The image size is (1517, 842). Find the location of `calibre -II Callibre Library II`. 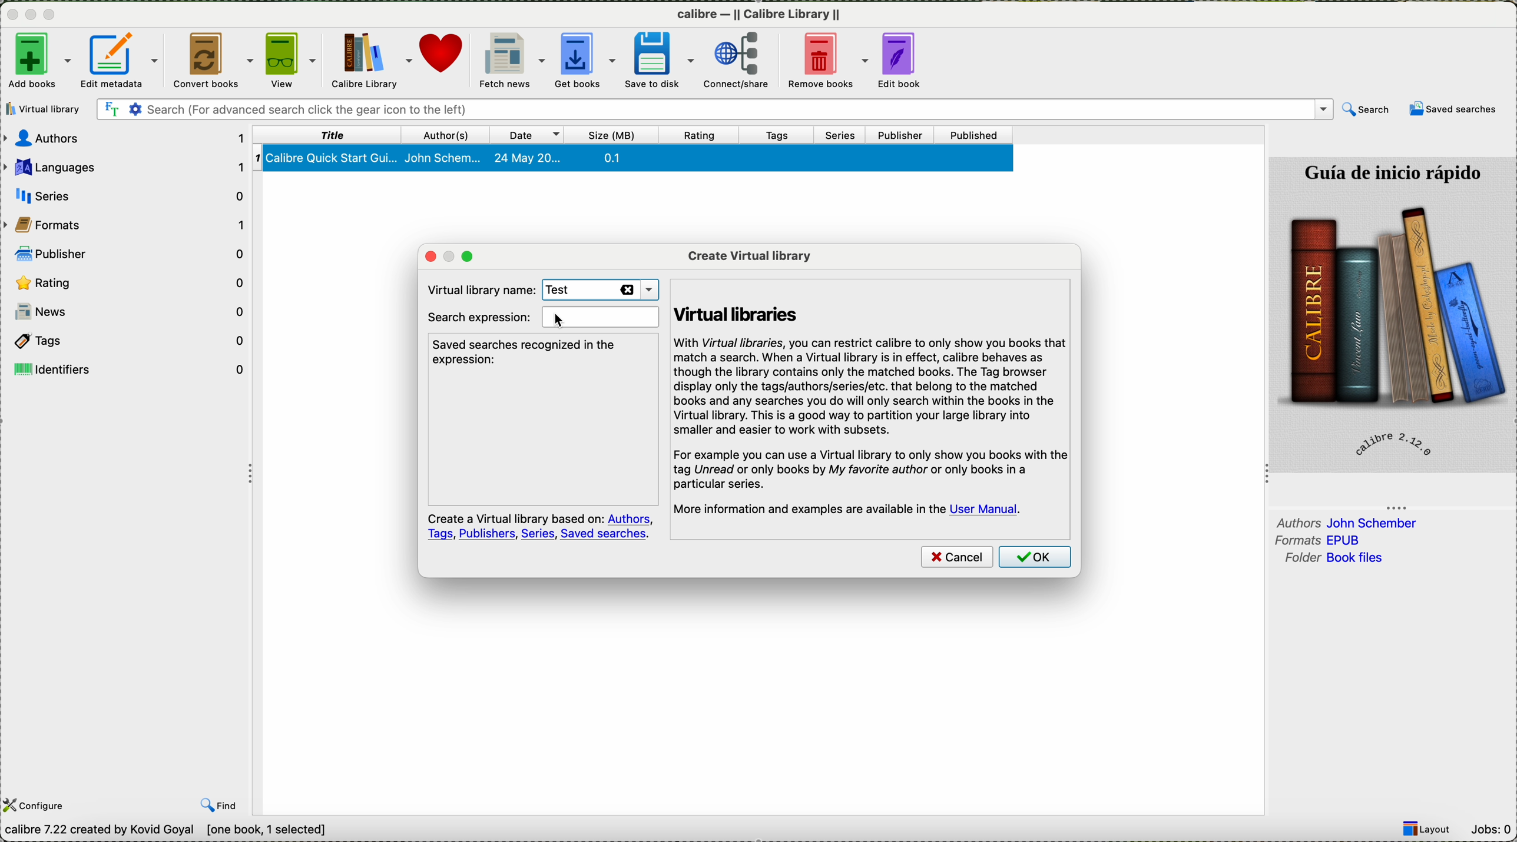

calibre -II Callibre Library II is located at coordinates (759, 17).